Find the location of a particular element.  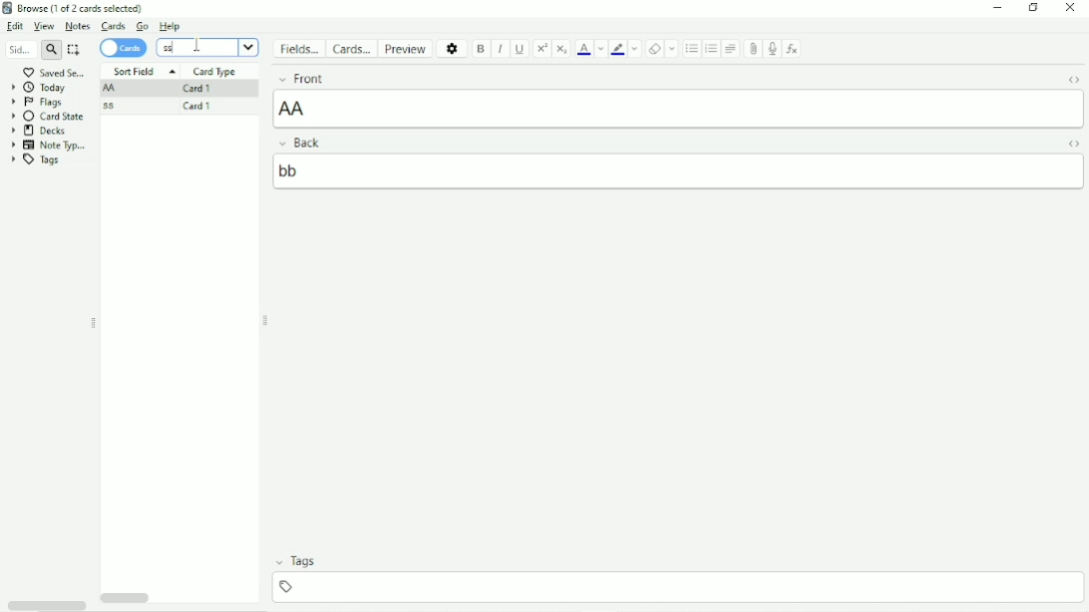

Equations is located at coordinates (793, 48).